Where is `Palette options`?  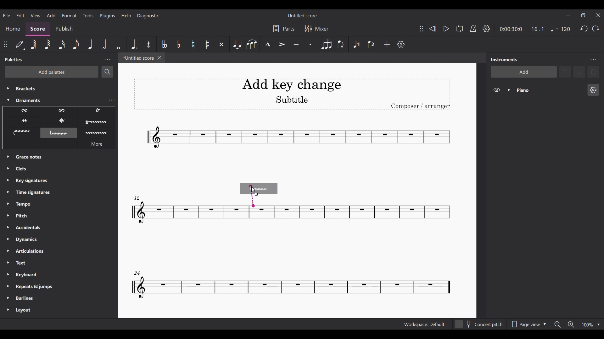
Palette options is located at coordinates (56, 93).